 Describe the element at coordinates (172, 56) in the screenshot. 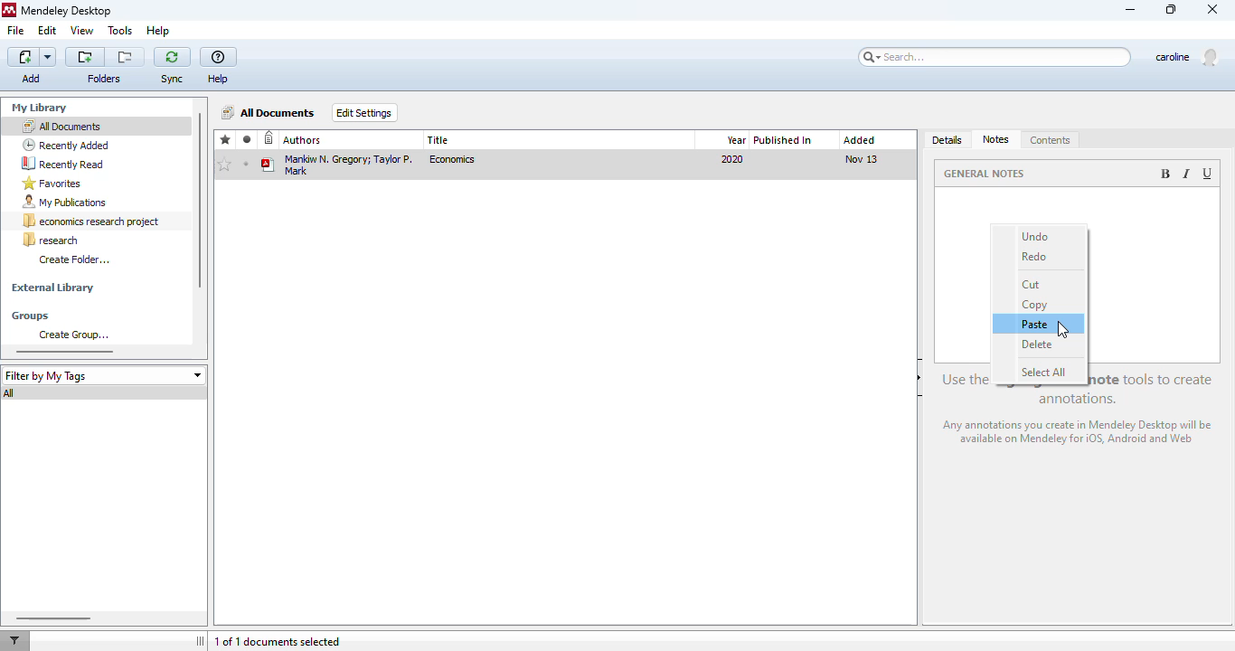

I see `sync` at that location.